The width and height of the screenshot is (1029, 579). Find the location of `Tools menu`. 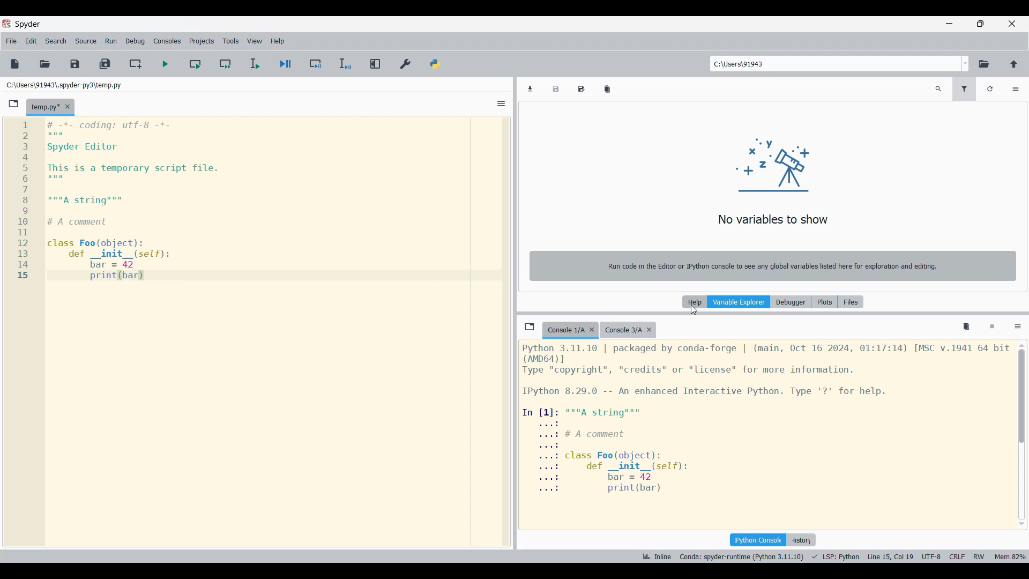

Tools menu is located at coordinates (230, 41).